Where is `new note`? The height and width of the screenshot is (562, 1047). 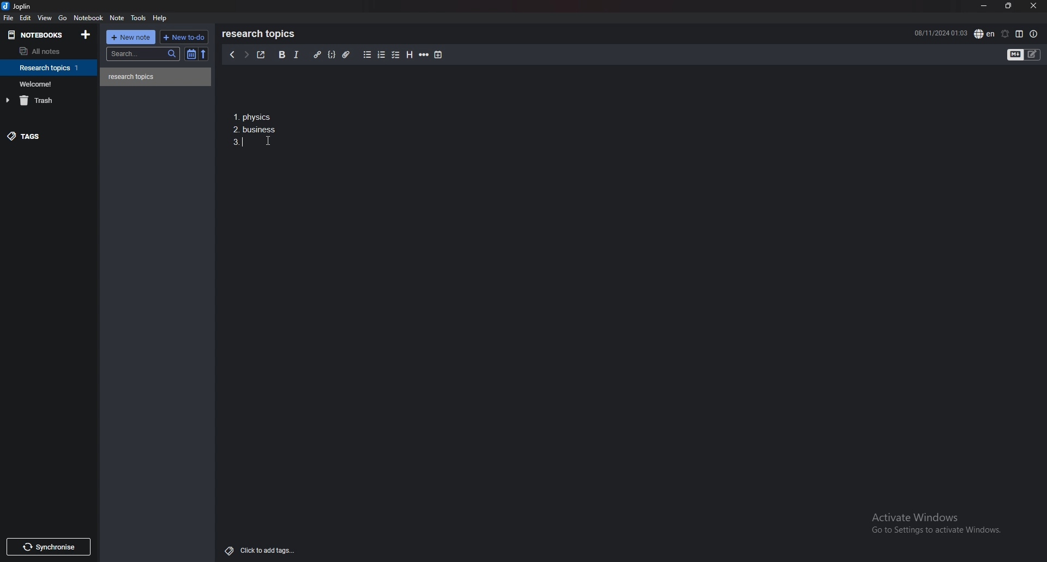
new note is located at coordinates (132, 36).